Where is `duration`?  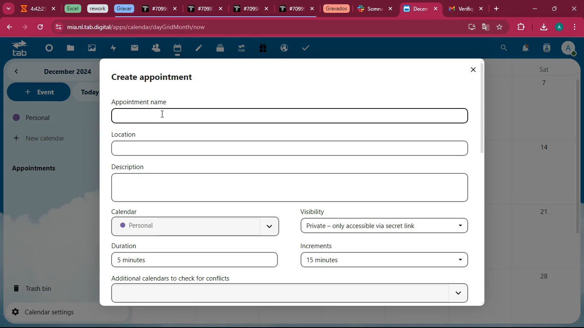
duration is located at coordinates (127, 245).